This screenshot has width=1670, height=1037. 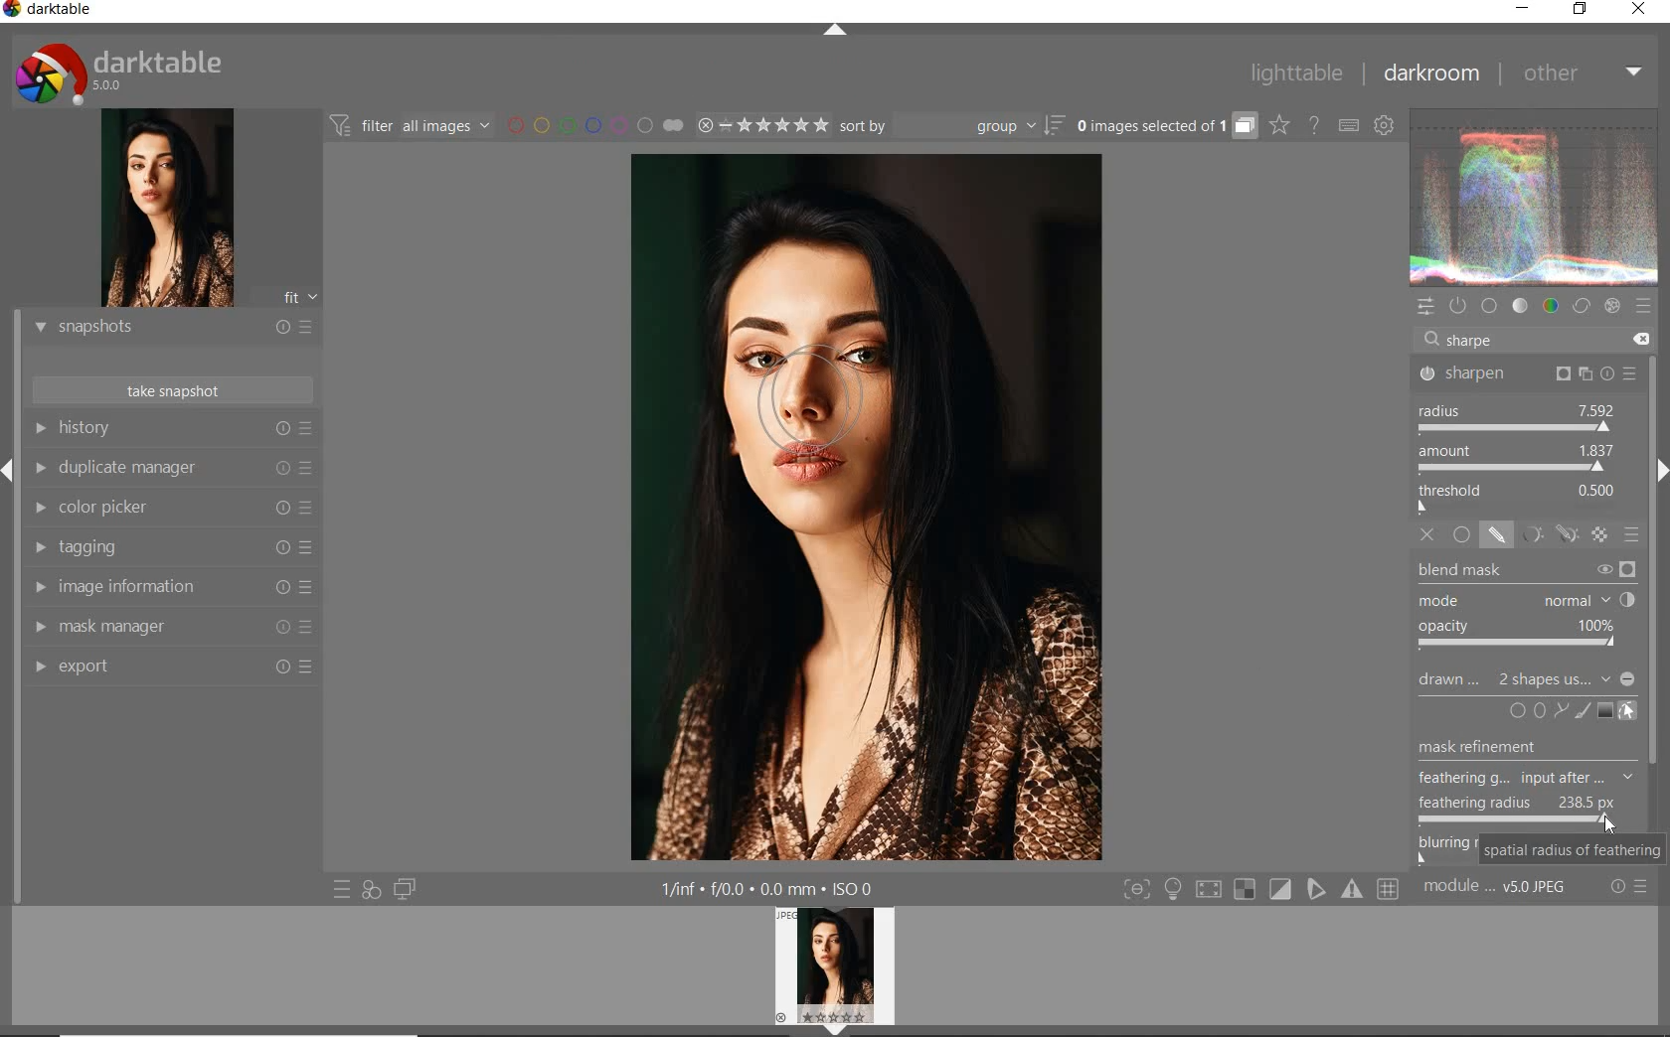 What do you see at coordinates (1476, 340) in the screenshot?
I see `INPUT VALUE` at bounding box center [1476, 340].